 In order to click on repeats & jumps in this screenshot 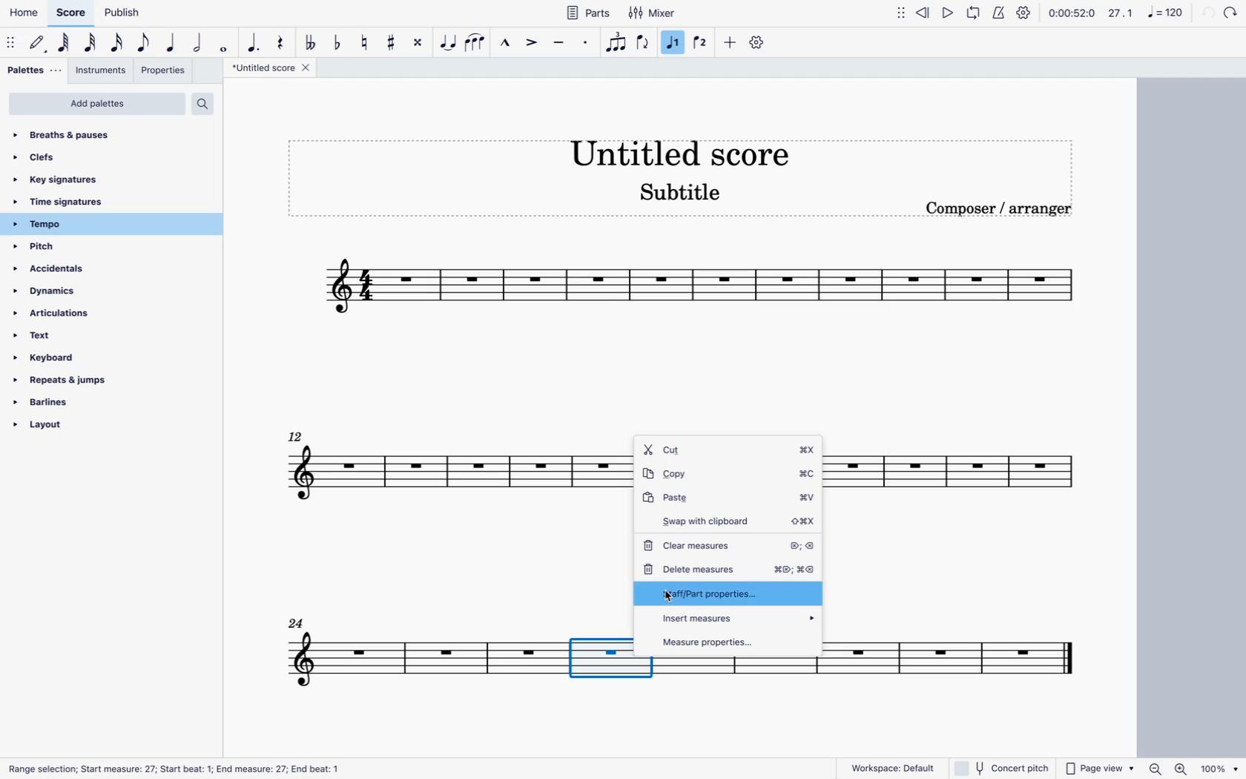, I will do `click(85, 380)`.